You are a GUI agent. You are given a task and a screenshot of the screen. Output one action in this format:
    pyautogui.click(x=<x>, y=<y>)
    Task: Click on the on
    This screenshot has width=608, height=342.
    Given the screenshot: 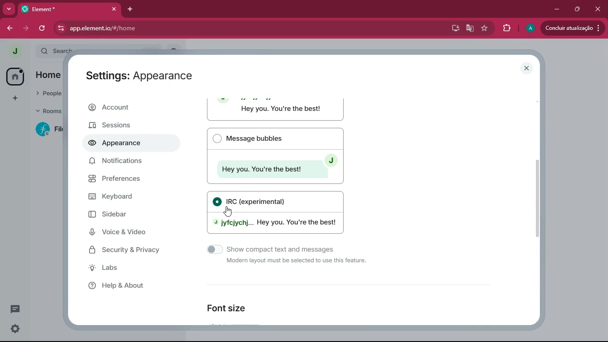 What is the action you would take?
    pyautogui.click(x=217, y=201)
    